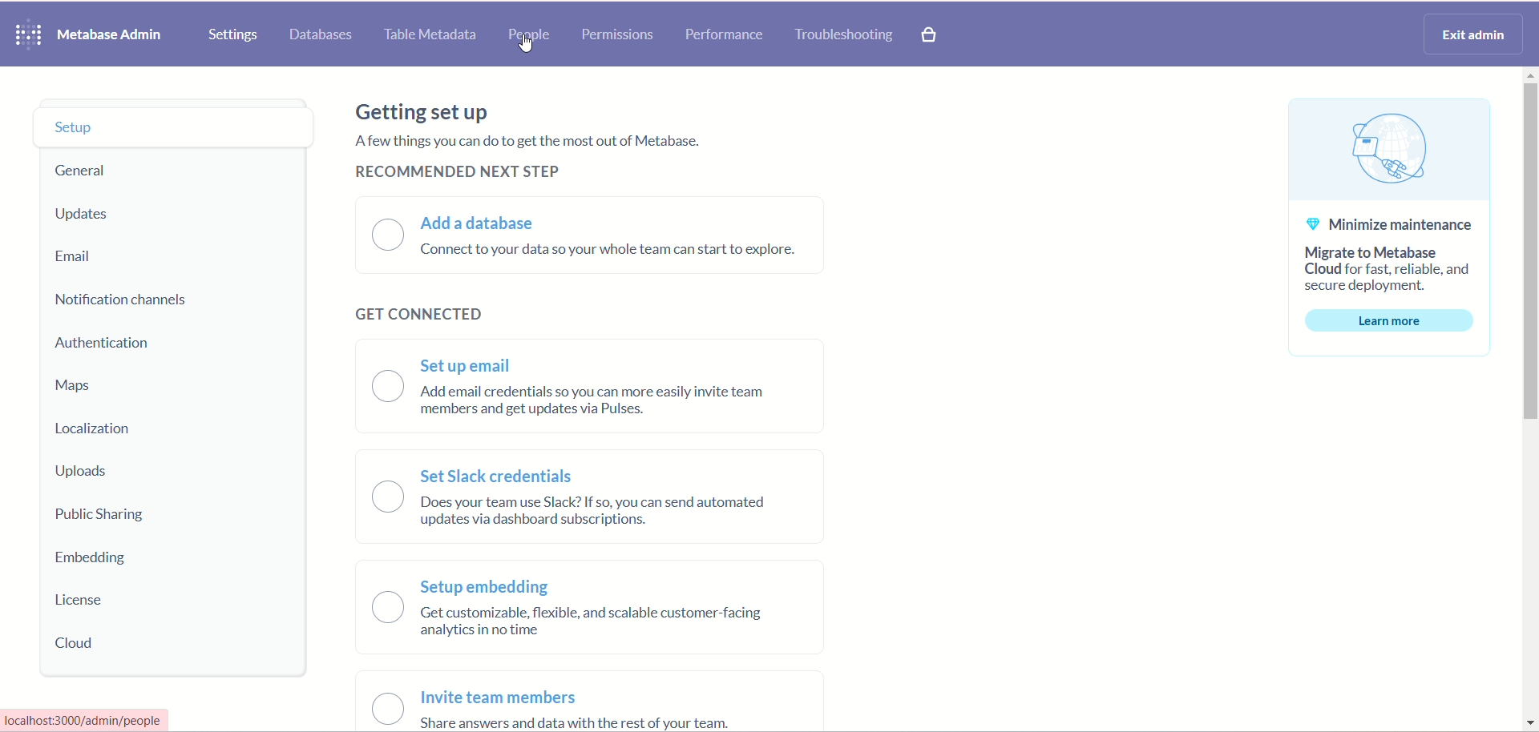 Image resolution: width=1539 pixels, height=732 pixels. What do you see at coordinates (30, 34) in the screenshot?
I see `logo` at bounding box center [30, 34].